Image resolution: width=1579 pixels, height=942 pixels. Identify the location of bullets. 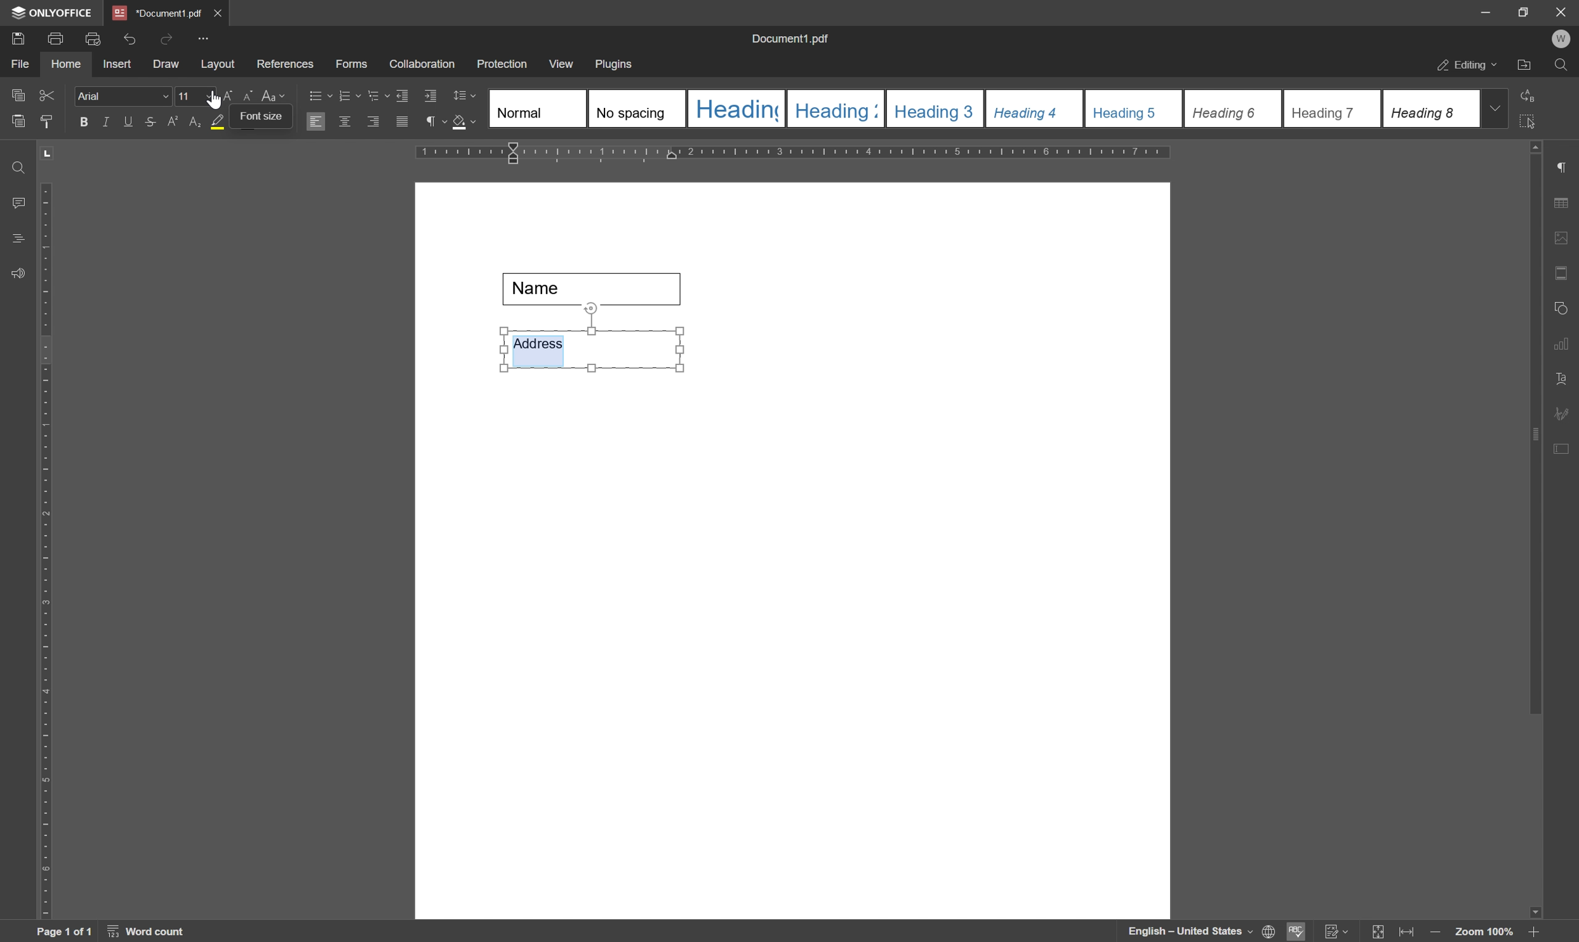
(318, 95).